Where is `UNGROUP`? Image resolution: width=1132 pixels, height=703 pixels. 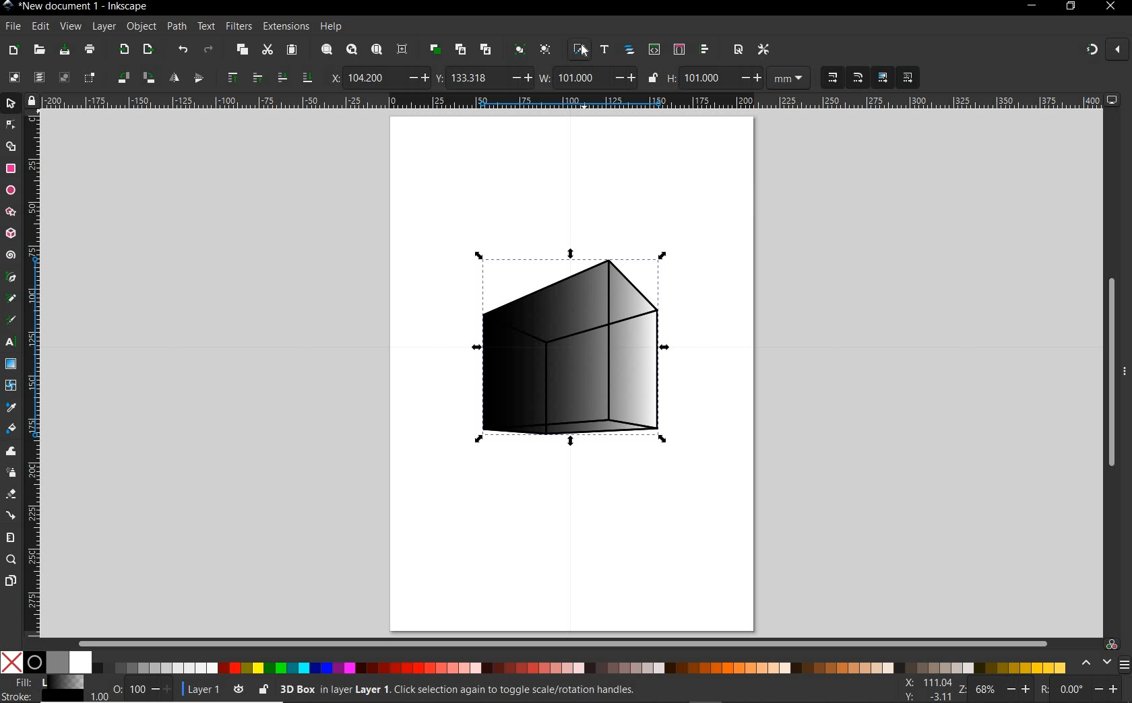
UNGROUP is located at coordinates (546, 49).